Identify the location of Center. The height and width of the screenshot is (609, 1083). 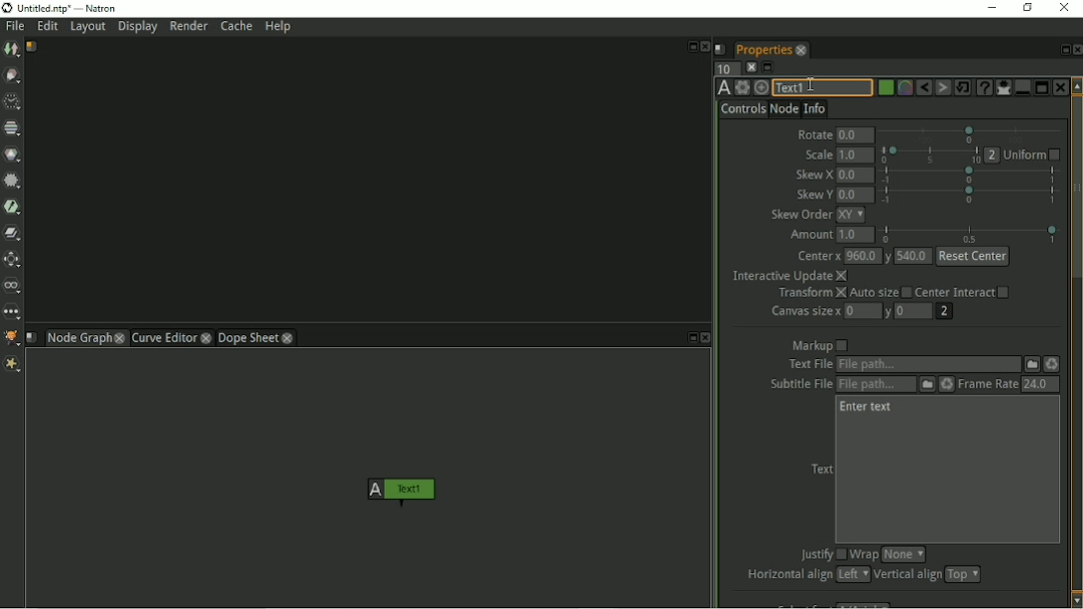
(818, 257).